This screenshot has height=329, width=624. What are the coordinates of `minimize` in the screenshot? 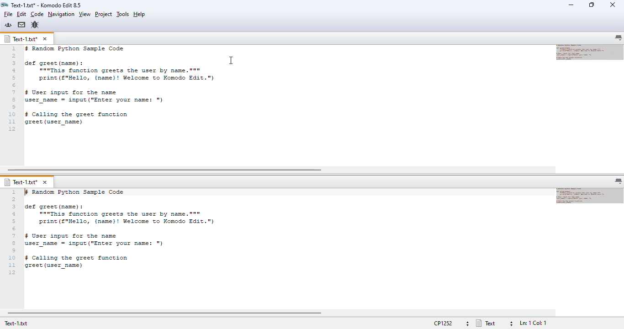 It's located at (571, 5).